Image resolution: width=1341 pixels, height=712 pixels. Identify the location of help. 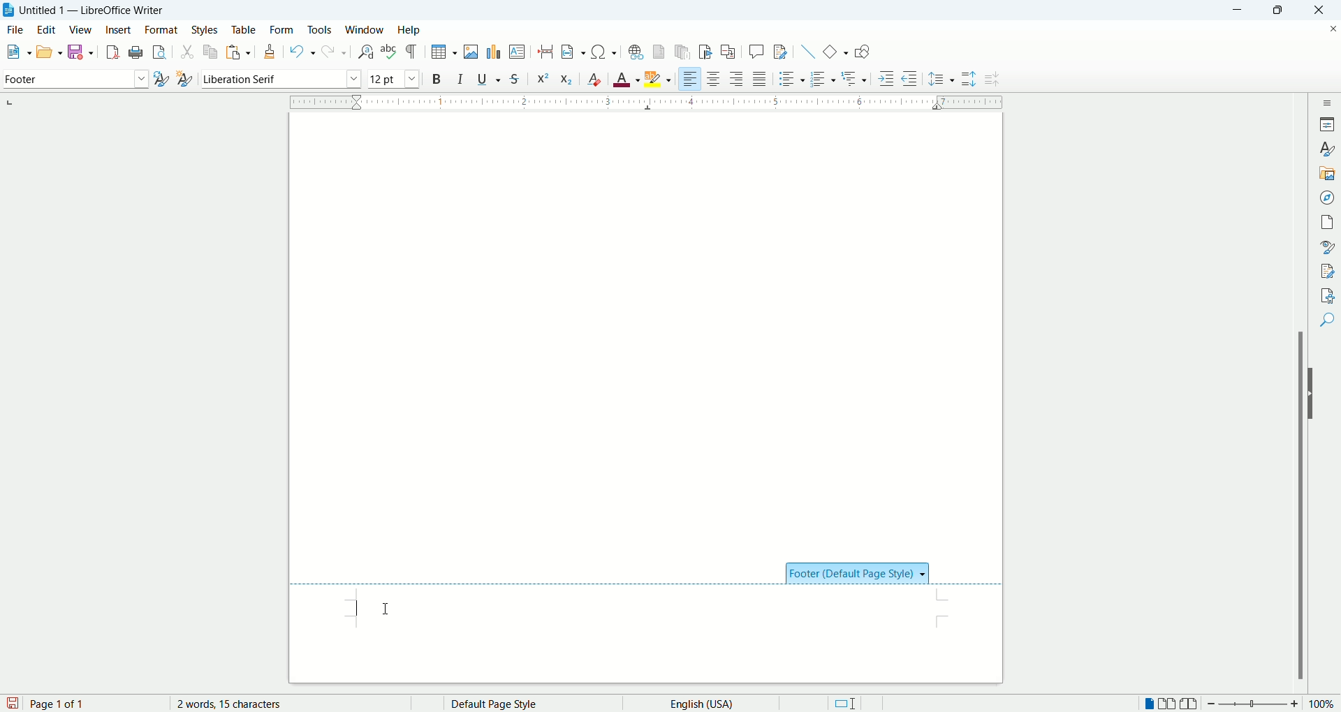
(409, 30).